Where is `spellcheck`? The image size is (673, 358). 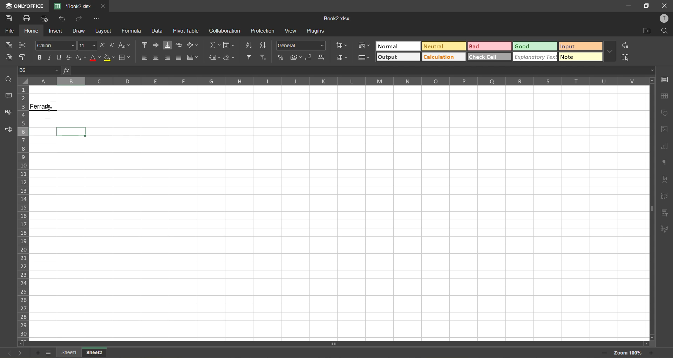 spellcheck is located at coordinates (7, 112).